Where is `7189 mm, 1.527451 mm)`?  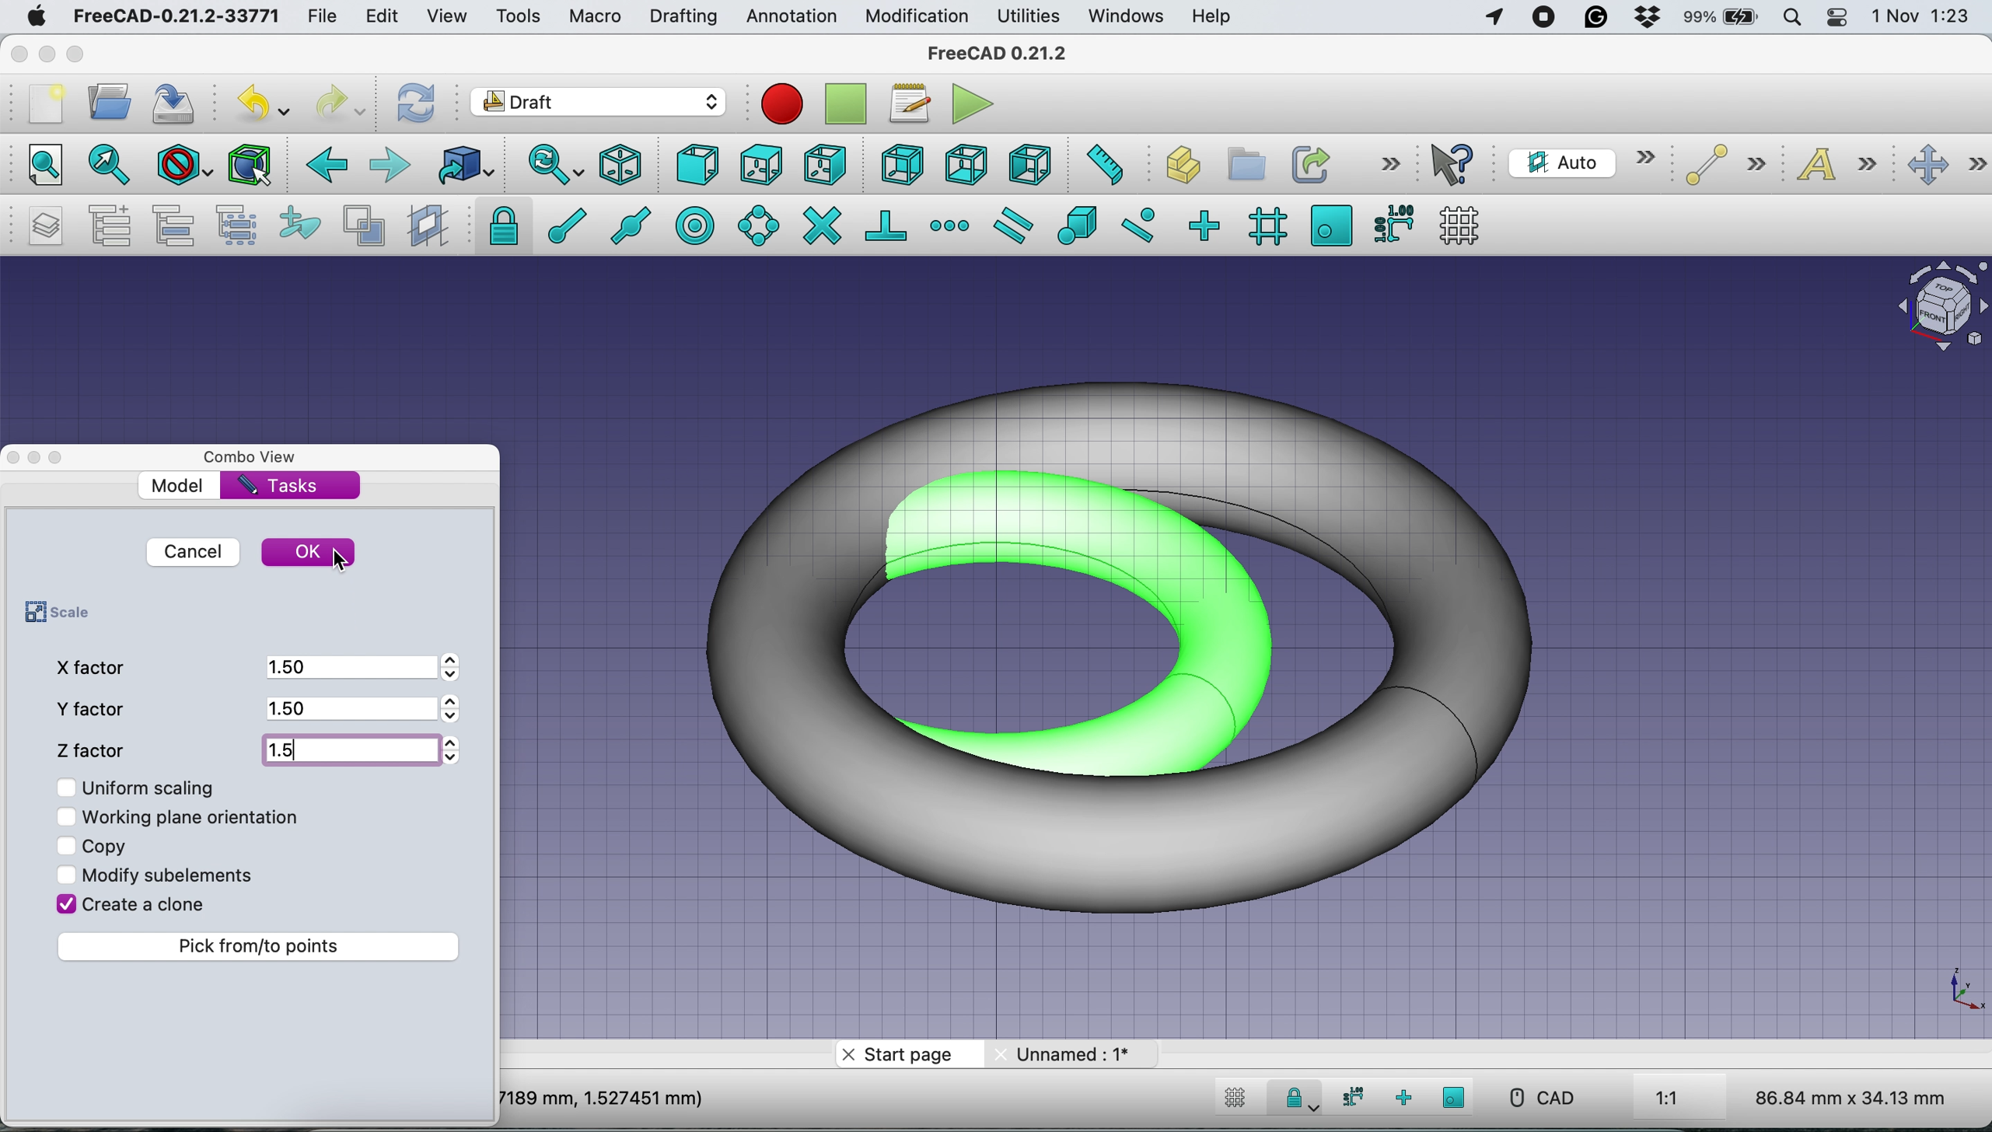 7189 mm, 1.527451 mm) is located at coordinates (603, 1097).